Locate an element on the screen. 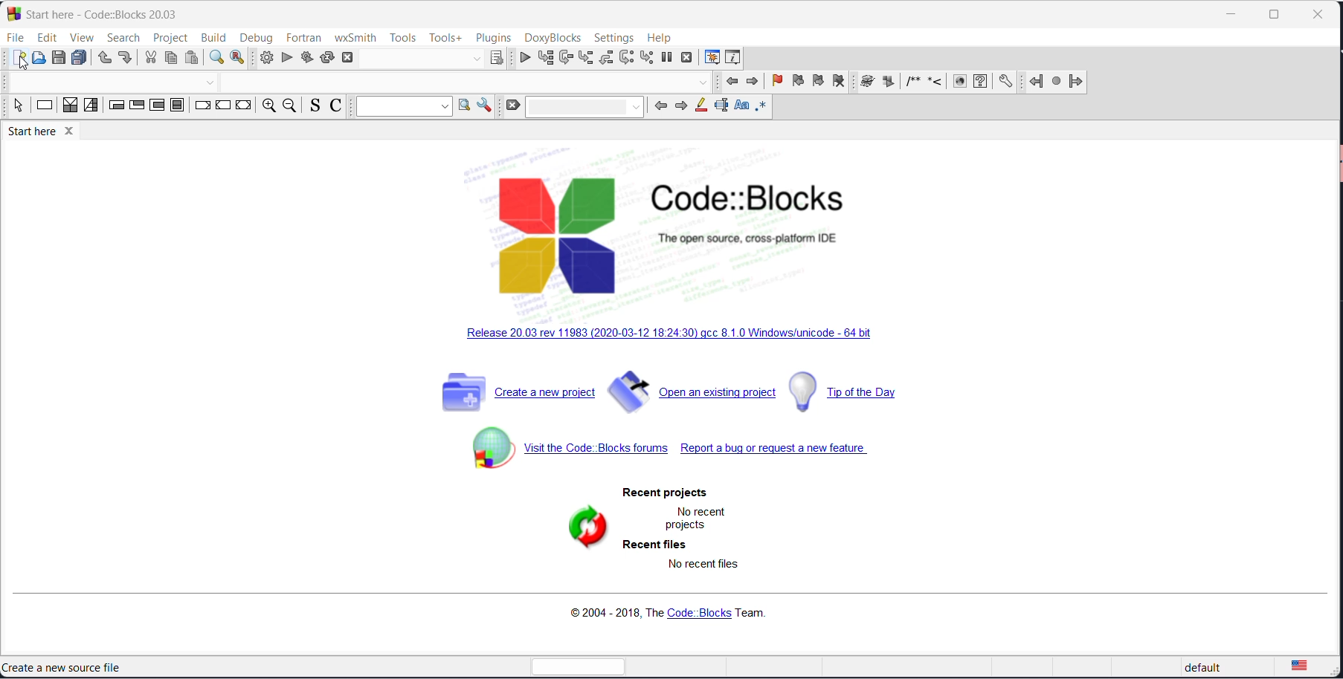 Image resolution: width=1343 pixels, height=679 pixels. open is located at coordinates (37, 59).